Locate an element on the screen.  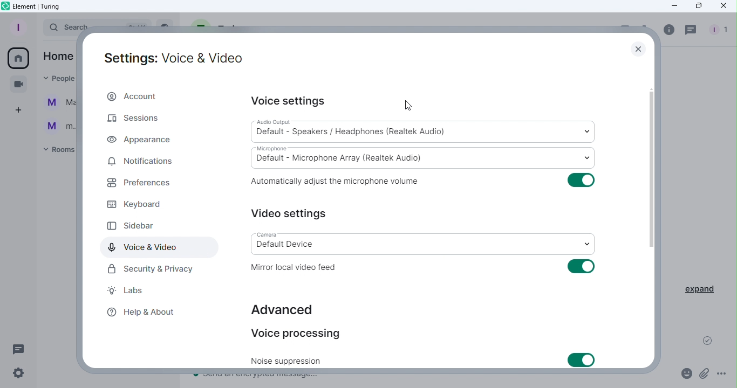
Create a space is located at coordinates (19, 109).